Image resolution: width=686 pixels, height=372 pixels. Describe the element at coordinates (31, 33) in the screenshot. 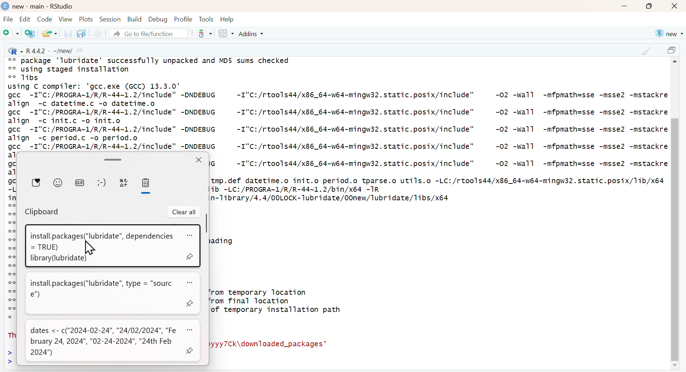

I see `Create a project` at that location.